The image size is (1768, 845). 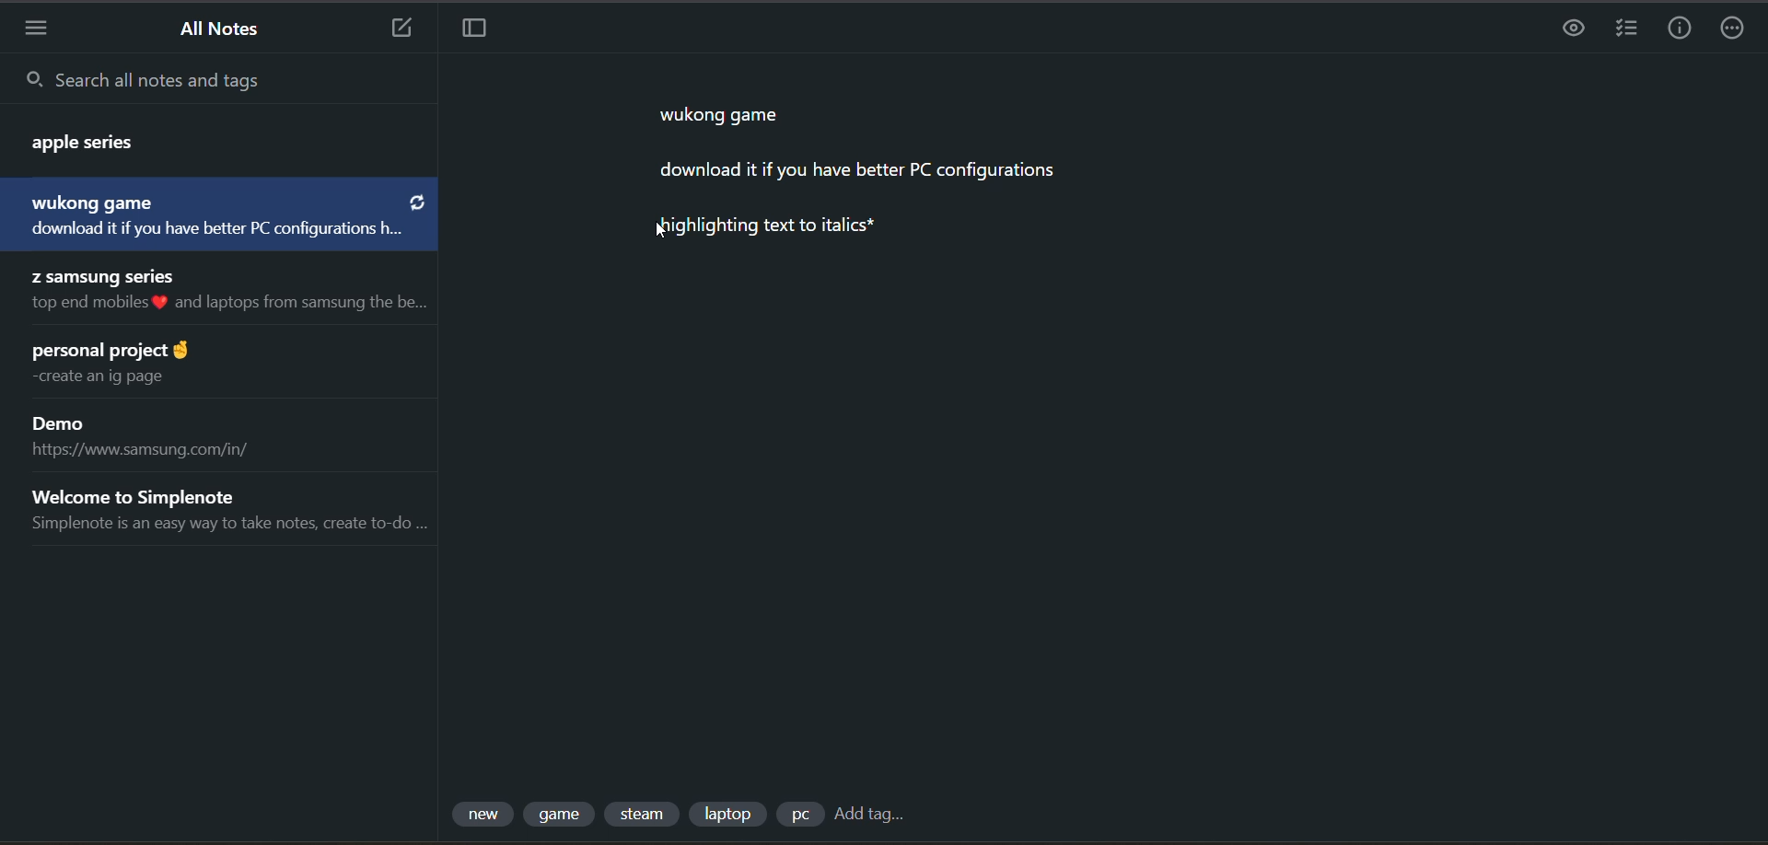 I want to click on menu, so click(x=36, y=27).